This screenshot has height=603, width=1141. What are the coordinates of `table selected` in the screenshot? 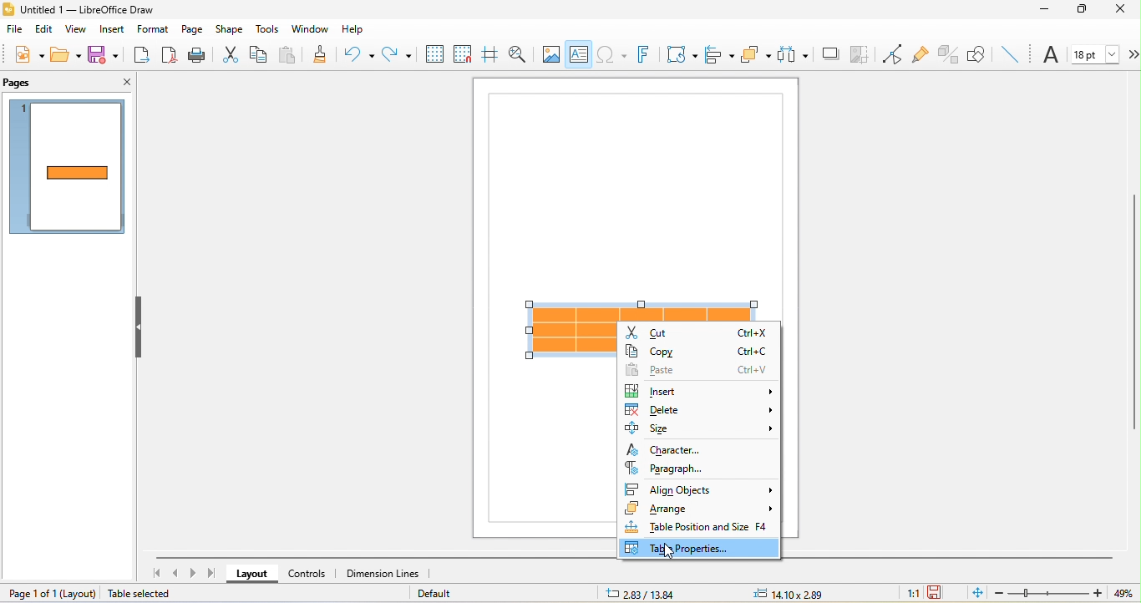 It's located at (142, 595).